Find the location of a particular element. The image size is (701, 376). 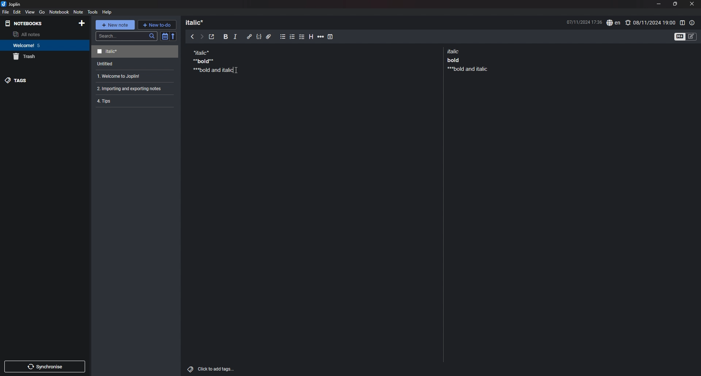

notebook is located at coordinates (44, 45).